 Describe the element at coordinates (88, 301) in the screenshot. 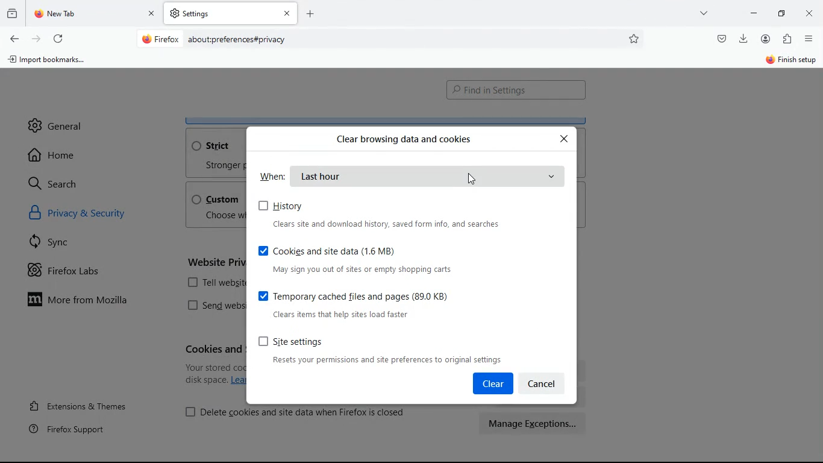

I see `more from mozilla` at that location.